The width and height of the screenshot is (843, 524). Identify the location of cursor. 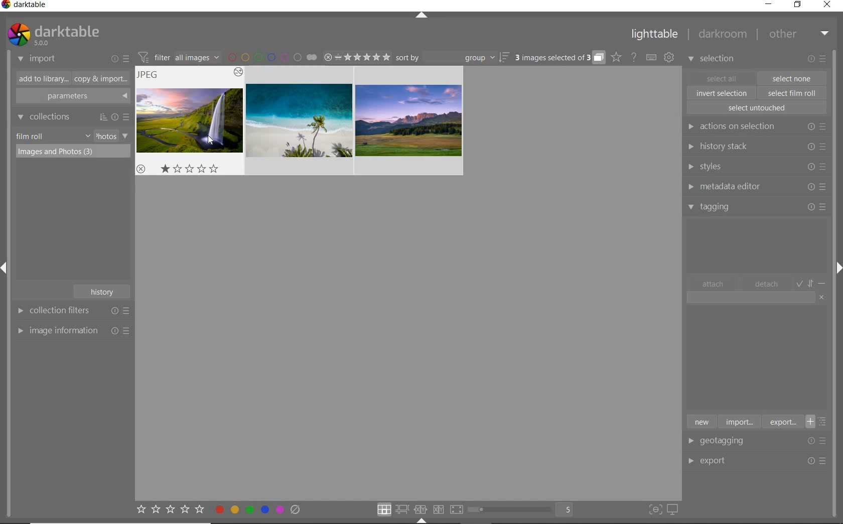
(208, 142).